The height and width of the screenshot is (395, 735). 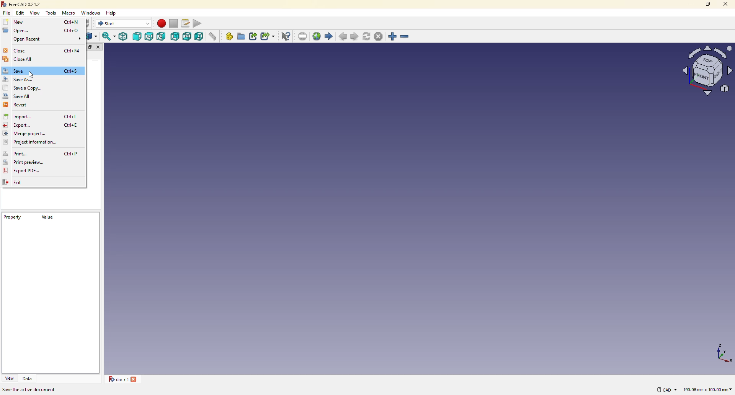 I want to click on open recent, so click(x=26, y=40).